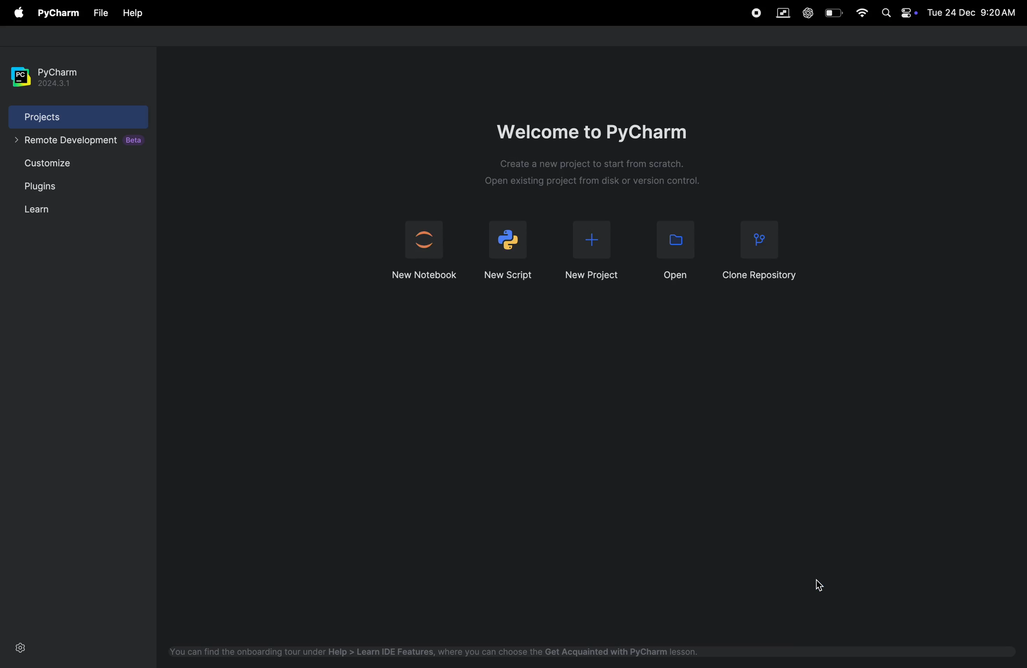 This screenshot has width=1027, height=668. Describe the element at coordinates (862, 13) in the screenshot. I see `wifi` at that location.